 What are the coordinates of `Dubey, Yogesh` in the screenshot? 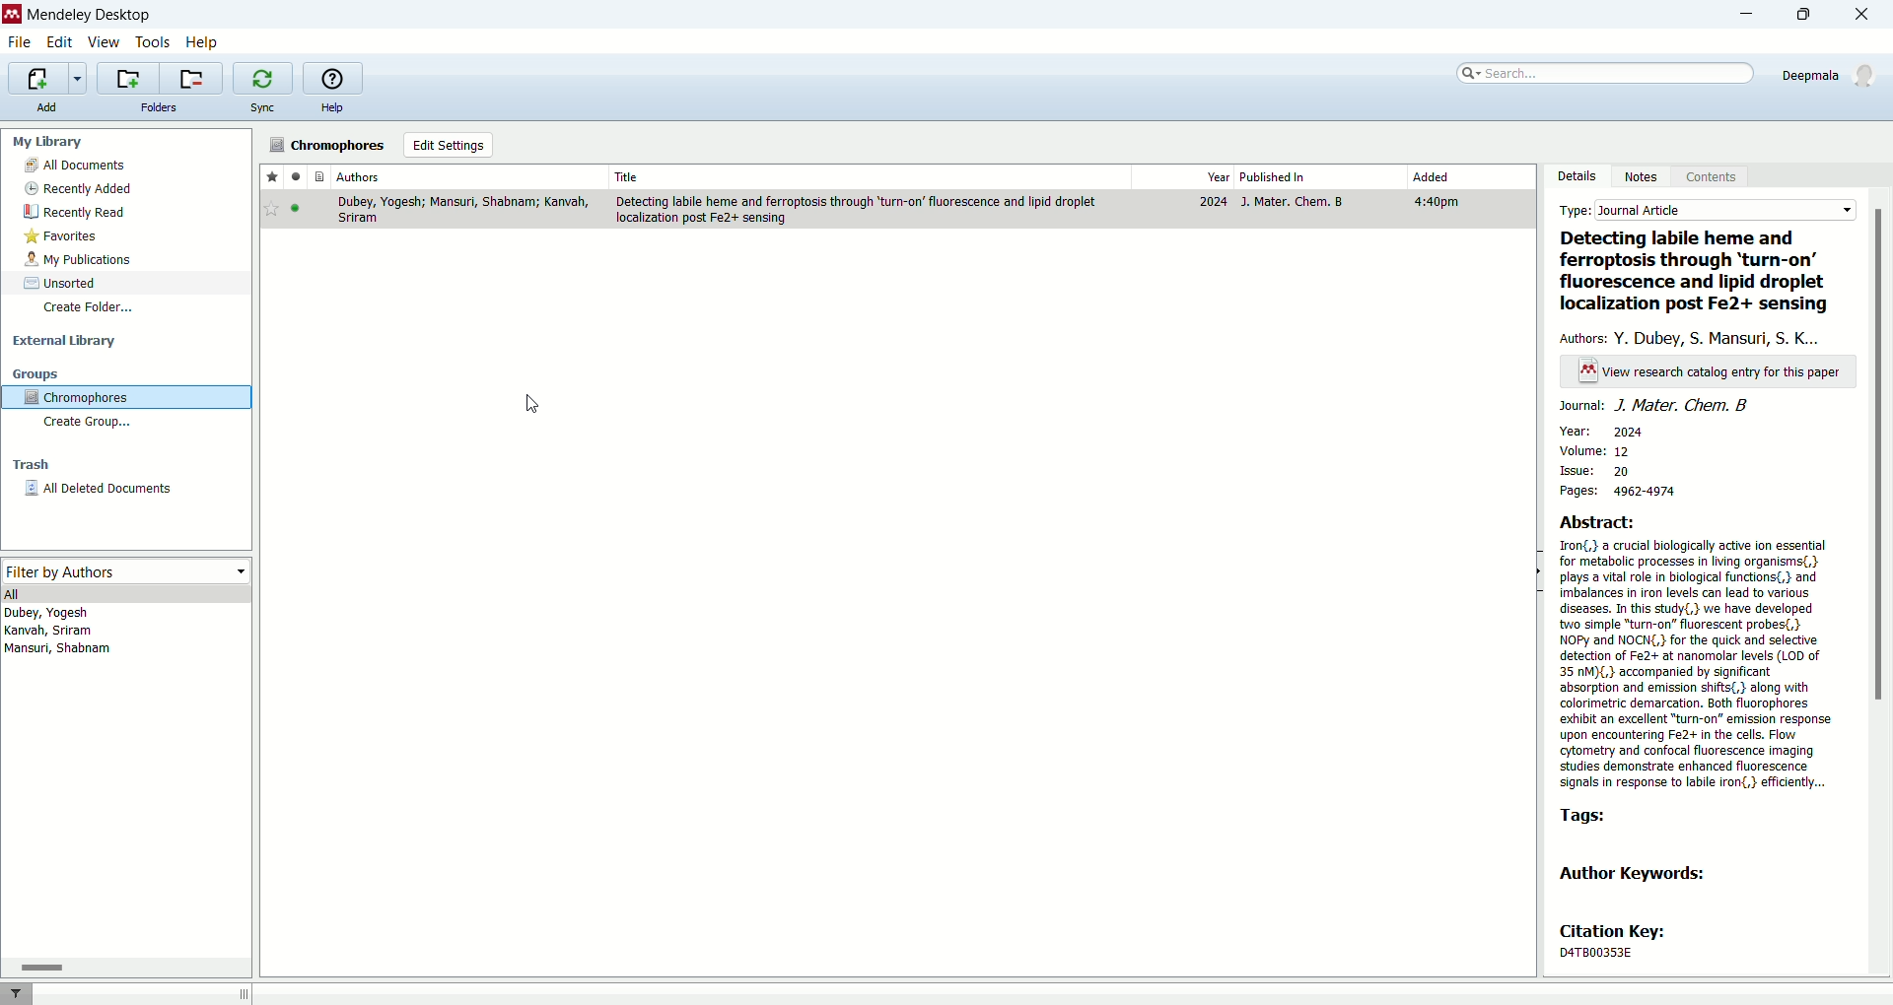 It's located at (52, 614).